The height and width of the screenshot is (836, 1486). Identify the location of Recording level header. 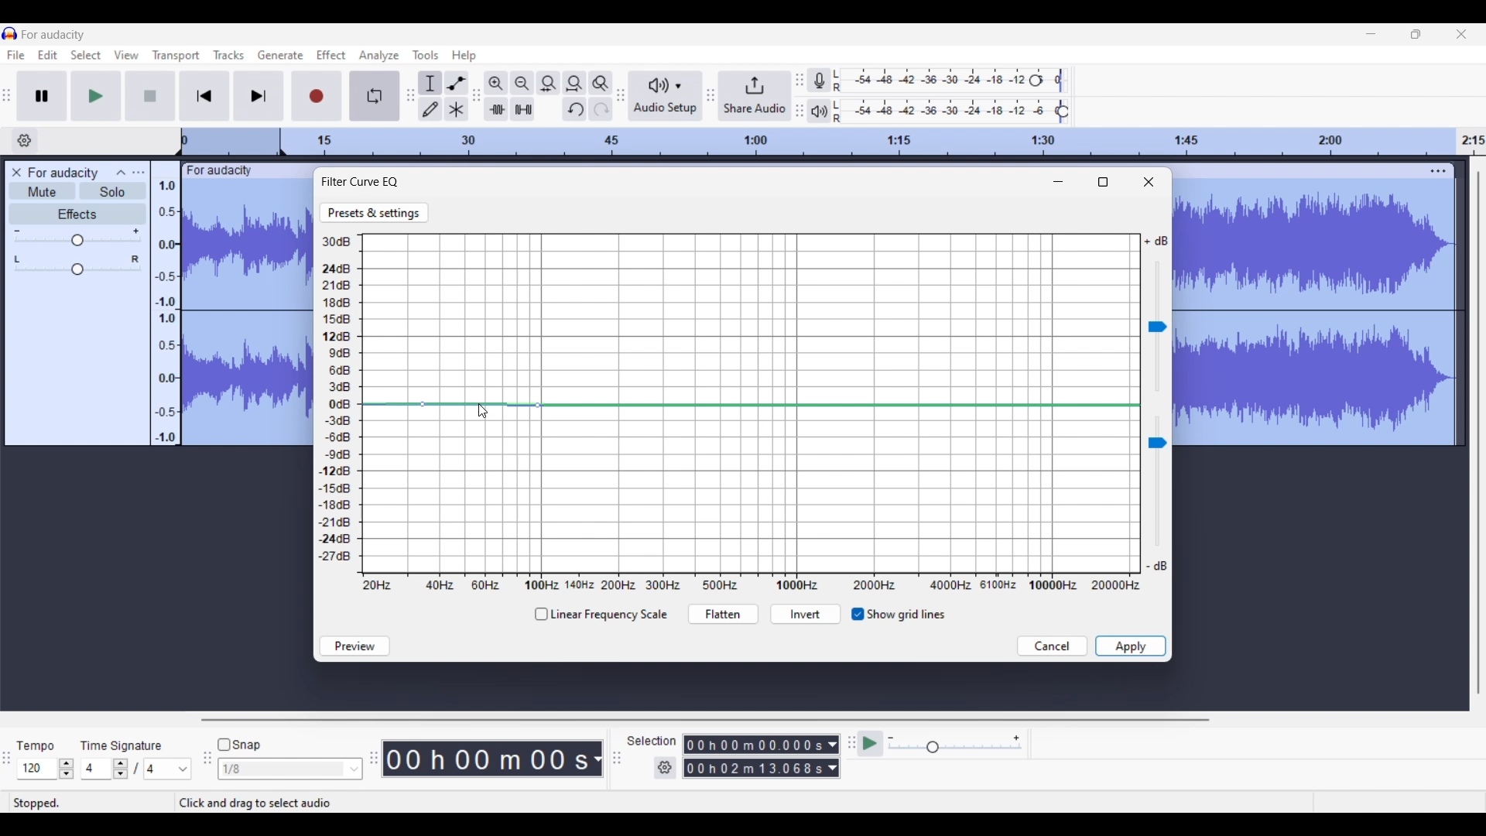
(1036, 81).